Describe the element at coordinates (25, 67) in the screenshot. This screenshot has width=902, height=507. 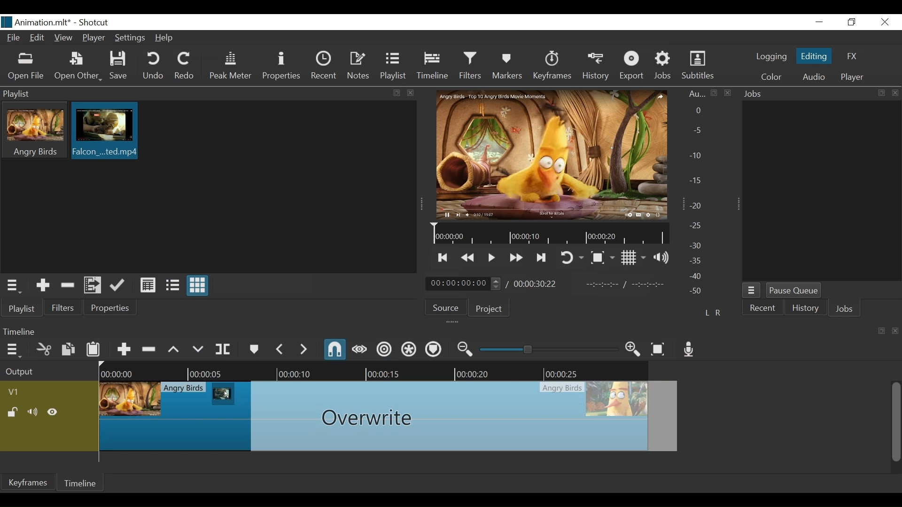
I see `Open File` at that location.